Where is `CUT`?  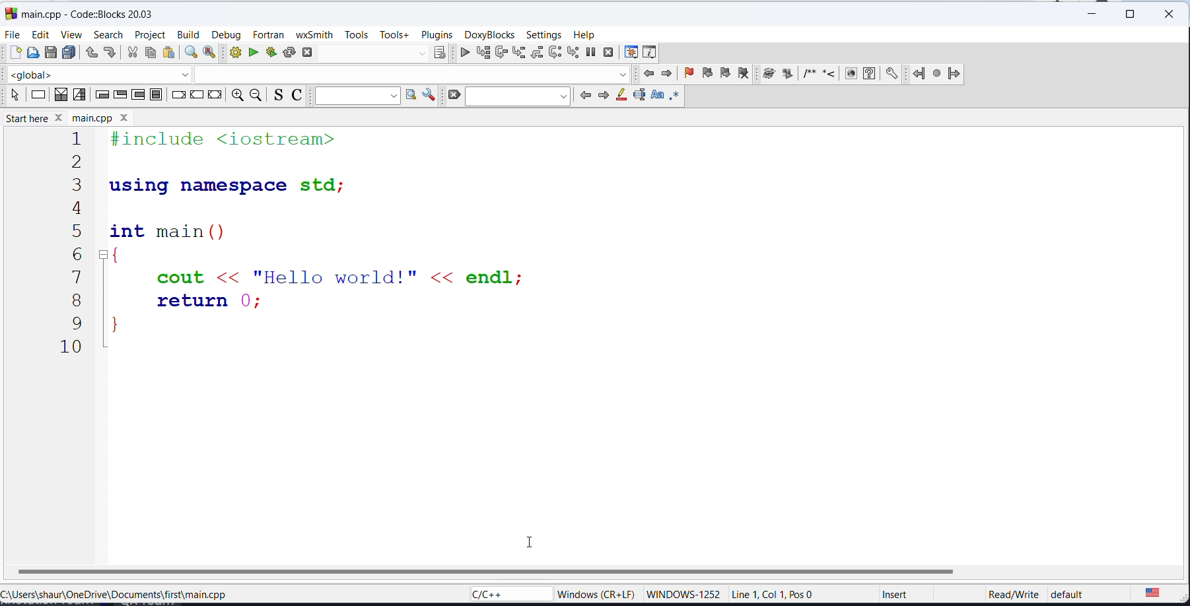 CUT is located at coordinates (131, 53).